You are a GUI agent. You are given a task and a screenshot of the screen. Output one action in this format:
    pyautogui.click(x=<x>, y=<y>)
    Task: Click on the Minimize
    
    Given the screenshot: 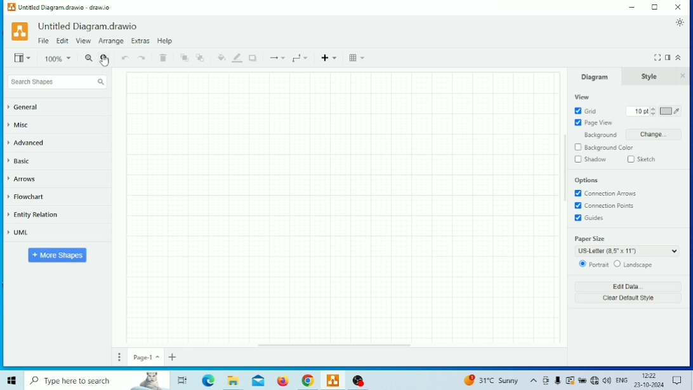 What is the action you would take?
    pyautogui.click(x=633, y=7)
    